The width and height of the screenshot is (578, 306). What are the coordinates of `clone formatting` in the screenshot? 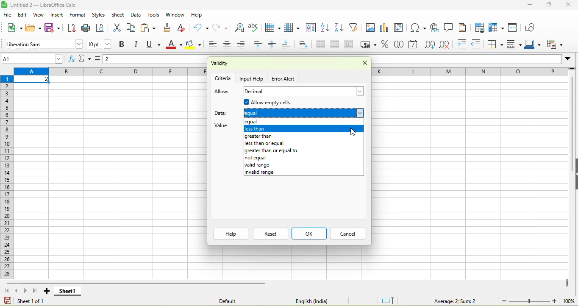 It's located at (170, 27).